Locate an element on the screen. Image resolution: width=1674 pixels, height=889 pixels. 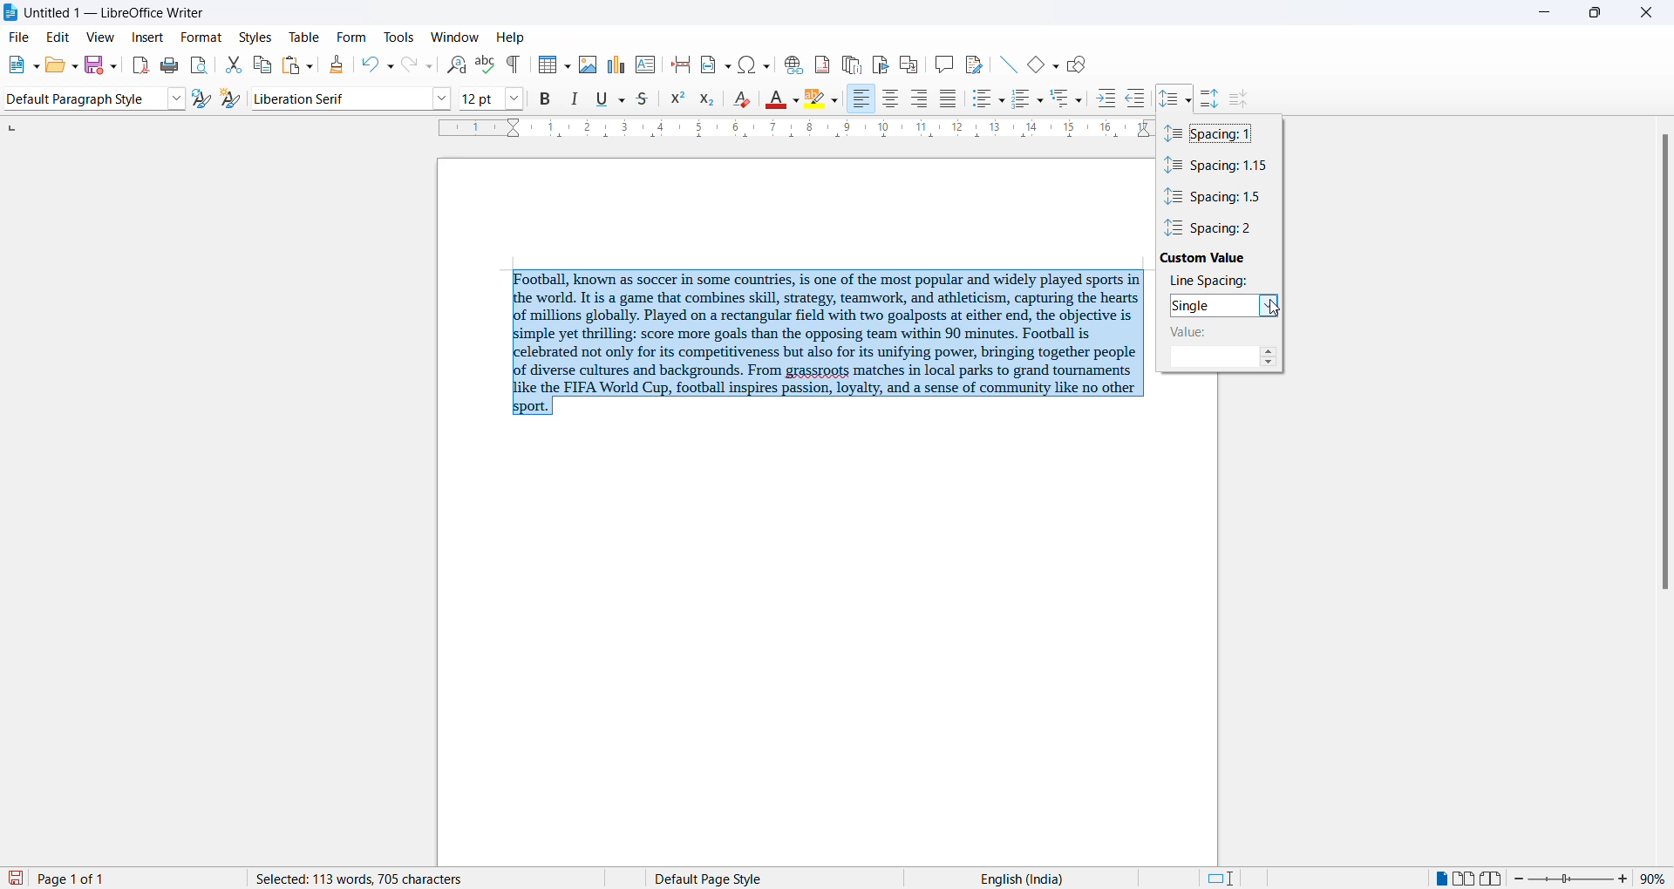
insert bookmark is located at coordinates (882, 64).